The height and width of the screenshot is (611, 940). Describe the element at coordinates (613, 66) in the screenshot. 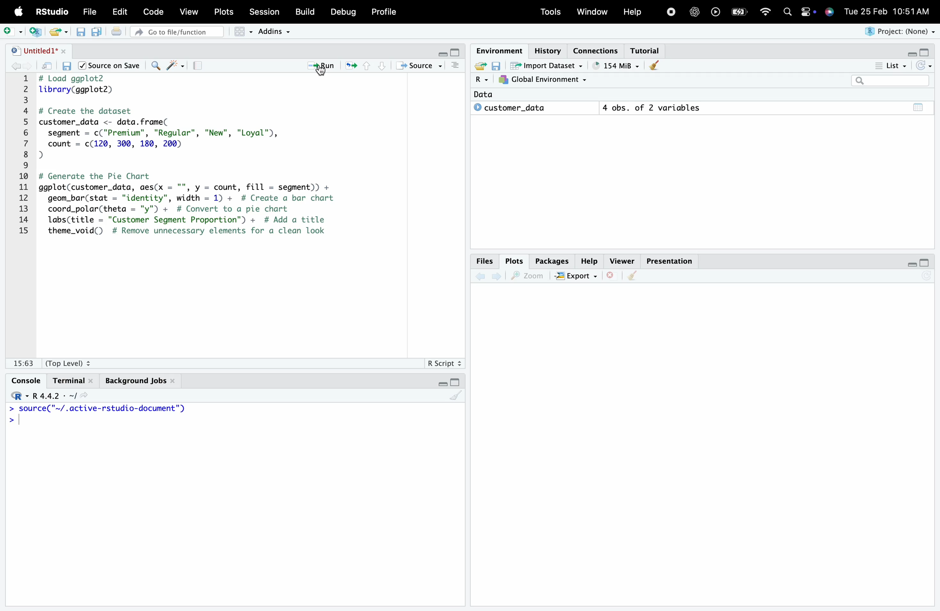

I see `" 86 MiB` at that location.